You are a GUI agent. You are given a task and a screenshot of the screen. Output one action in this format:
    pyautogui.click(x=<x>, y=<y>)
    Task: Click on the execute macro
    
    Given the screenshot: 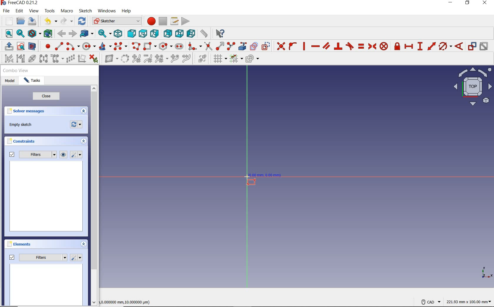 What is the action you would take?
    pyautogui.click(x=185, y=21)
    